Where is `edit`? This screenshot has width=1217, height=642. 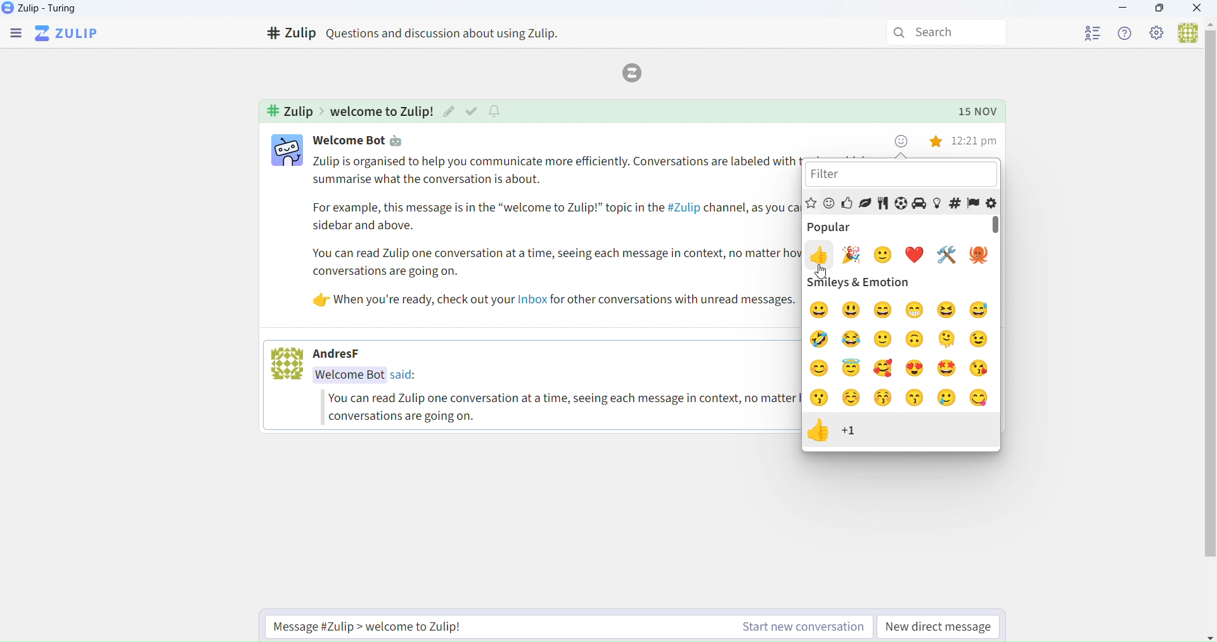 edit is located at coordinates (449, 112).